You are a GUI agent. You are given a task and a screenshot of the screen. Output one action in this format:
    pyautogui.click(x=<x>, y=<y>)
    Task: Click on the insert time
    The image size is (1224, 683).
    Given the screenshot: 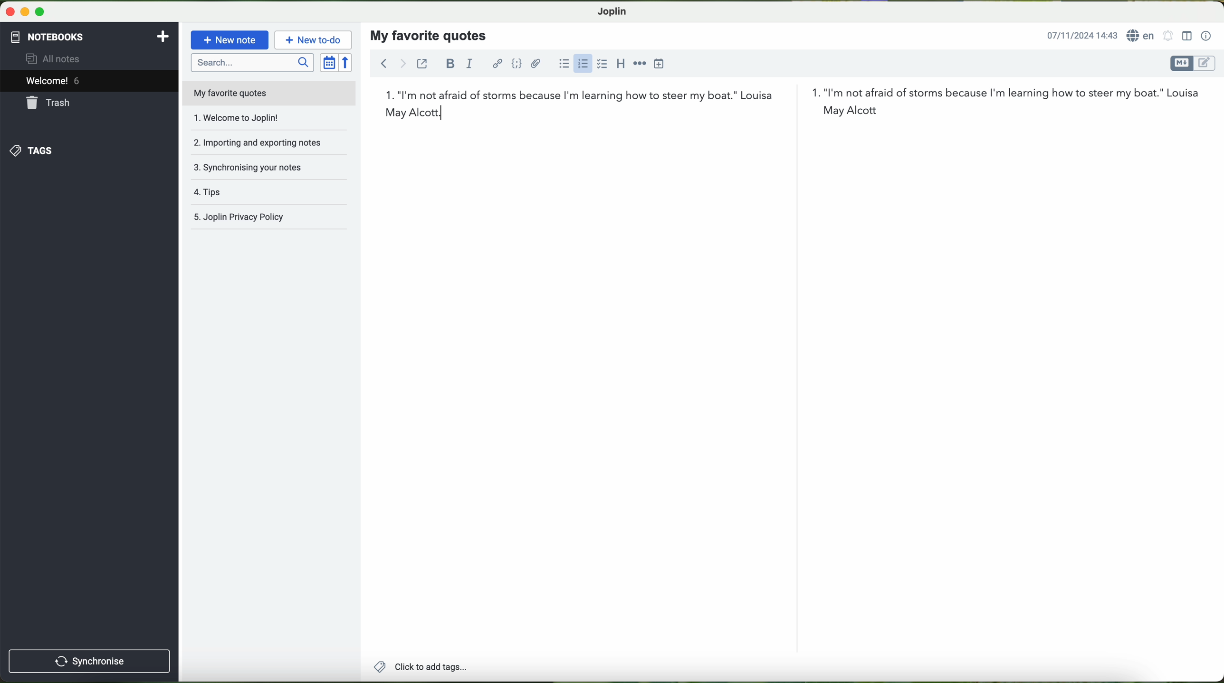 What is the action you would take?
    pyautogui.click(x=661, y=63)
    